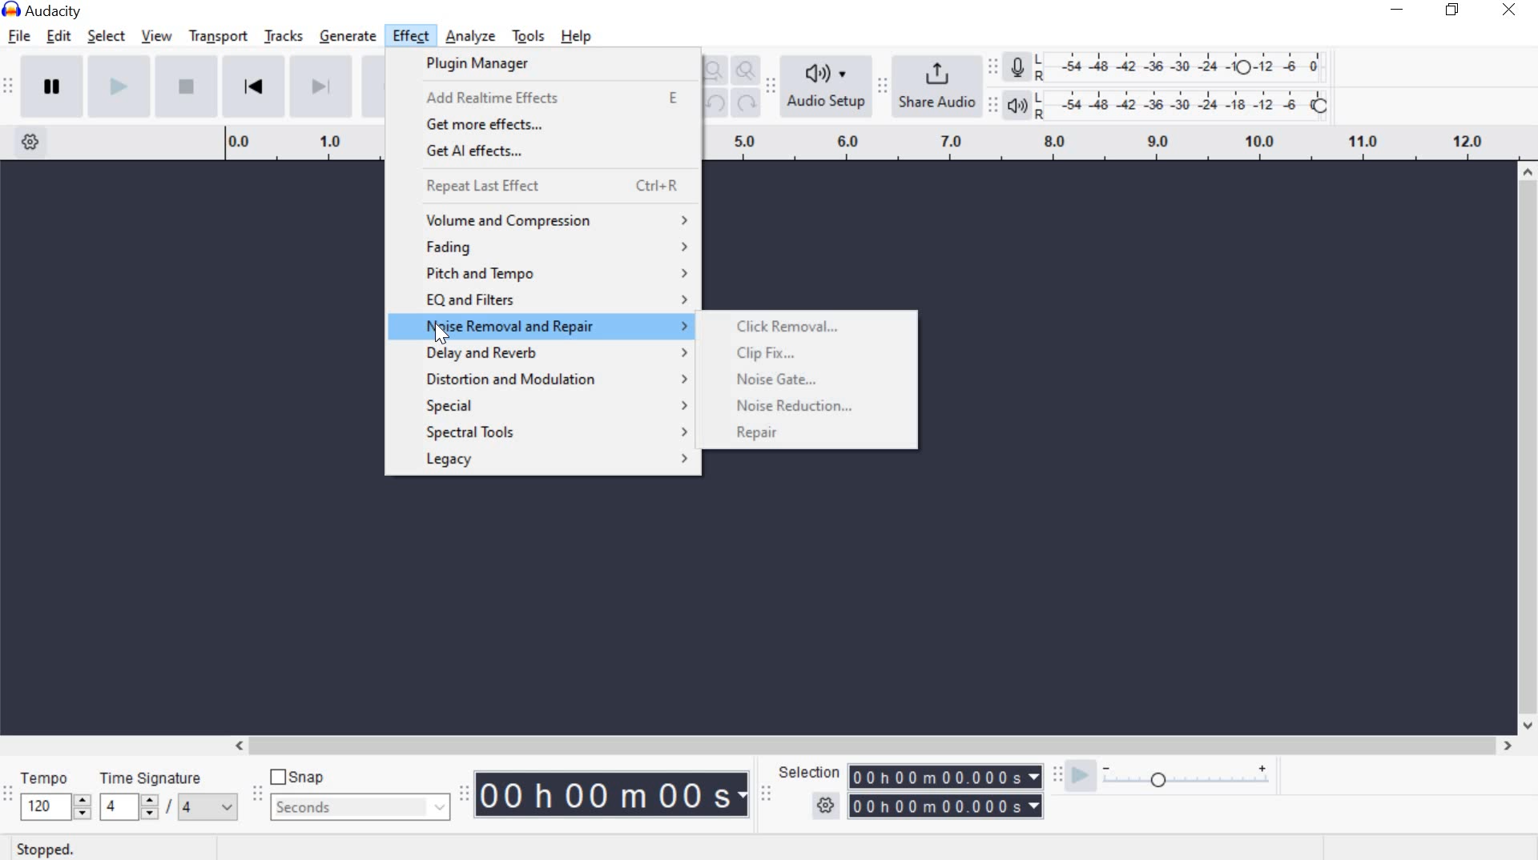  Describe the element at coordinates (562, 275) in the screenshot. I see `pitch and tempo` at that location.